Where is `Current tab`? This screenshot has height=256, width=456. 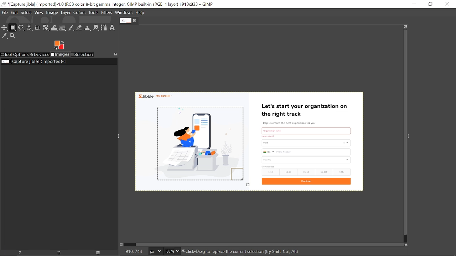 Current tab is located at coordinates (125, 21).